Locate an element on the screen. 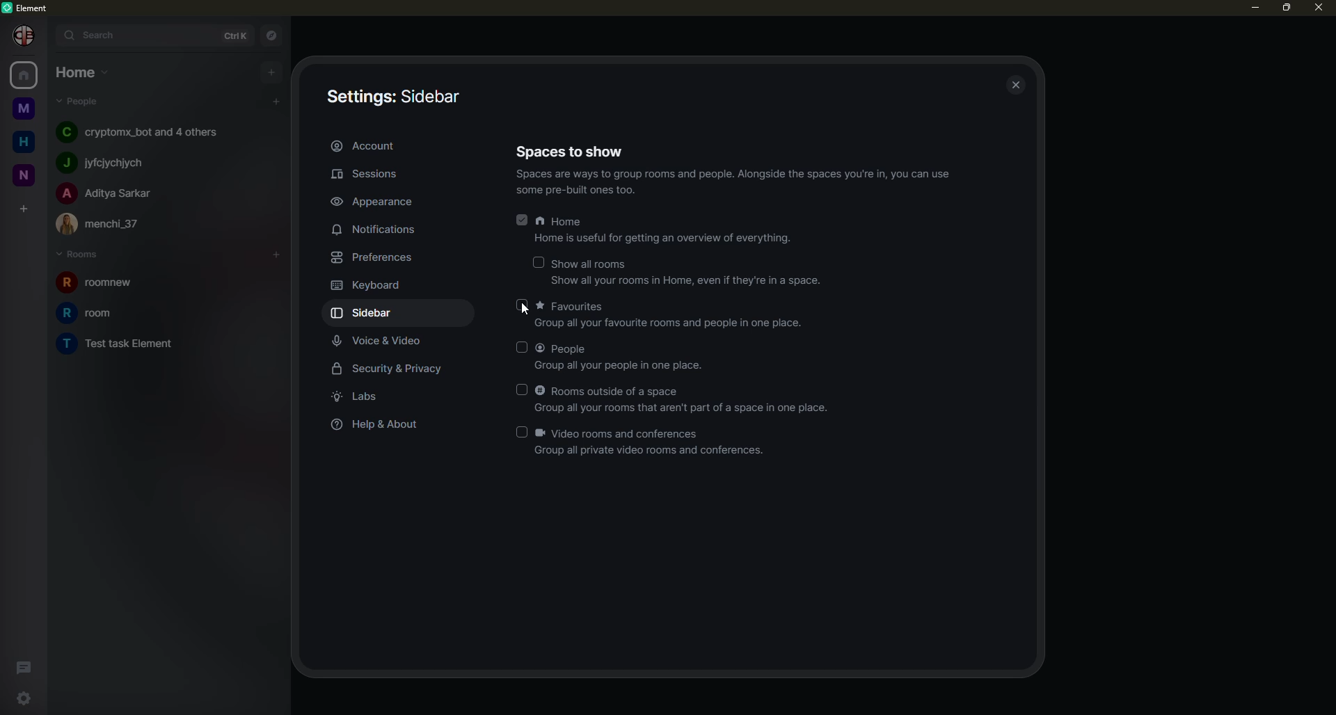  navigator is located at coordinates (274, 34).